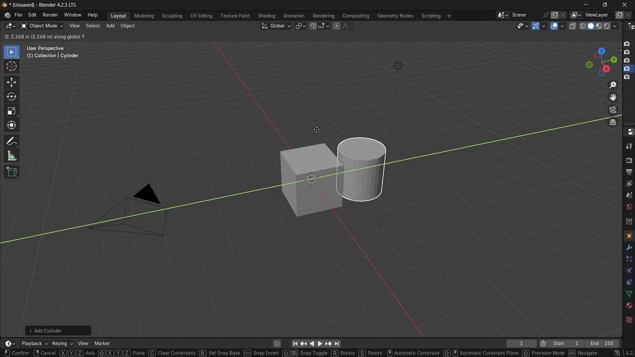  What do you see at coordinates (327, 343) in the screenshot?
I see `jump to keyframe` at bounding box center [327, 343].